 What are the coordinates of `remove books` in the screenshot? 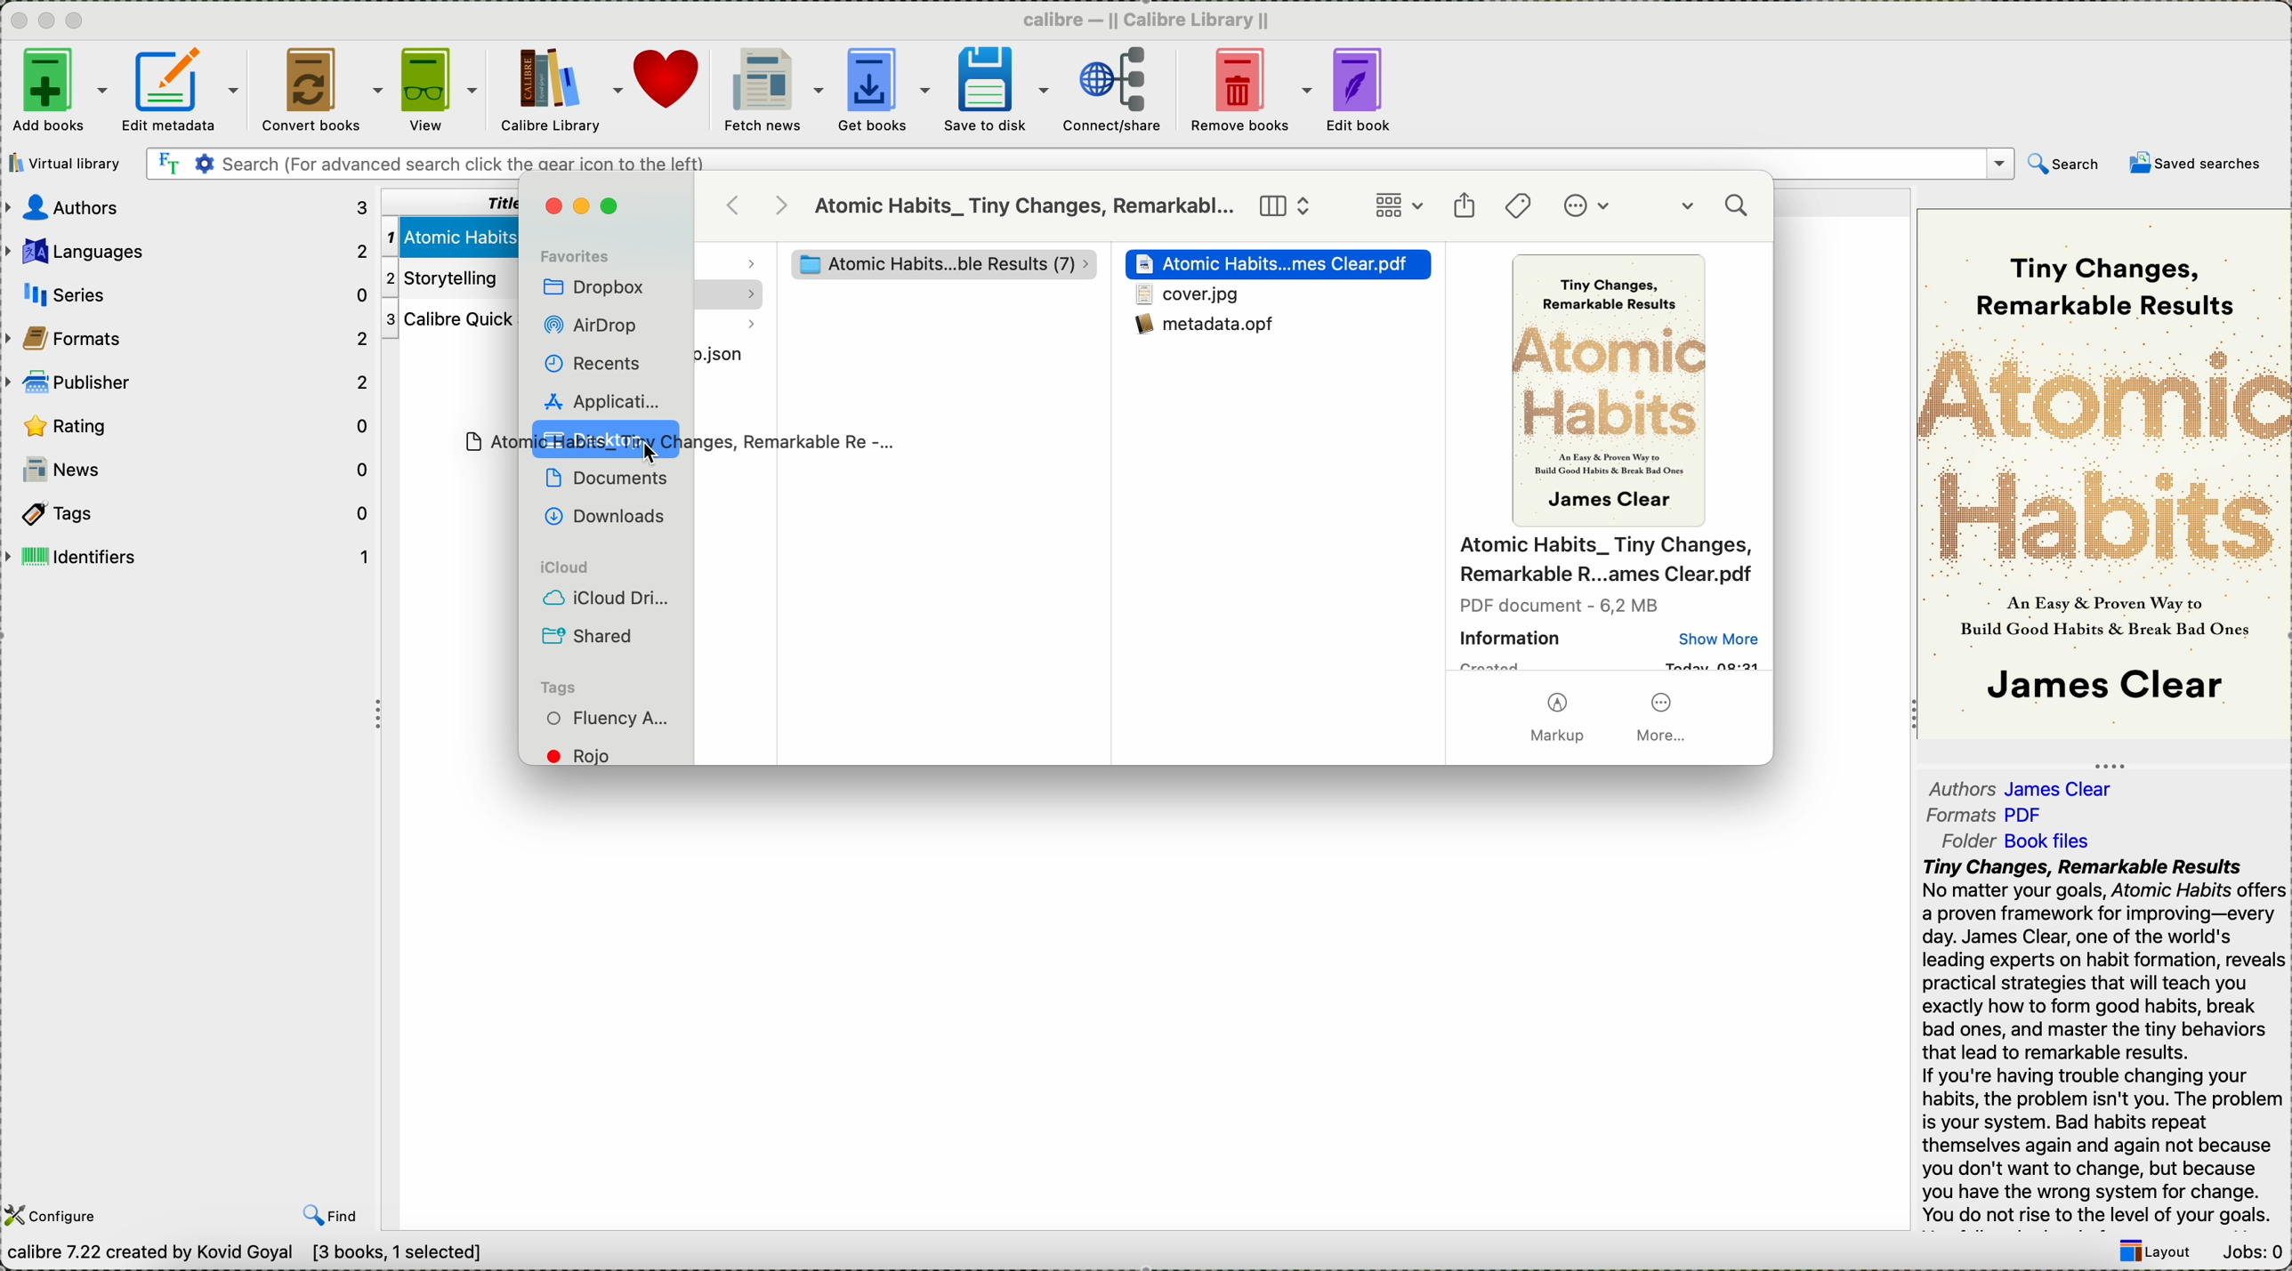 It's located at (1250, 92).